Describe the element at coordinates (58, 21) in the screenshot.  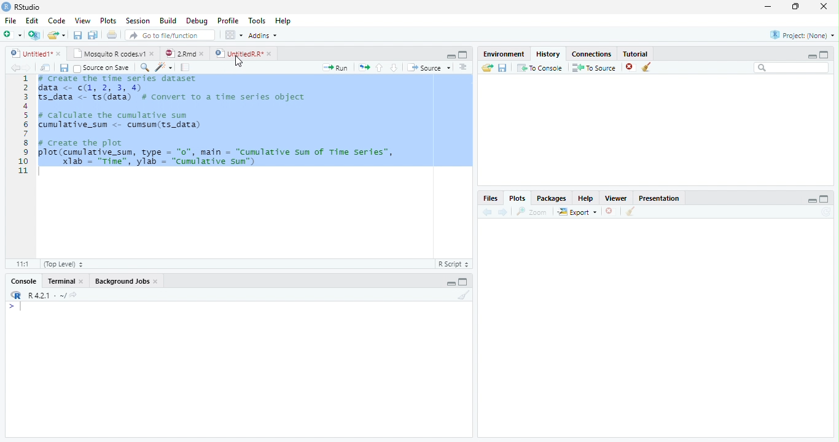
I see `Code` at that location.